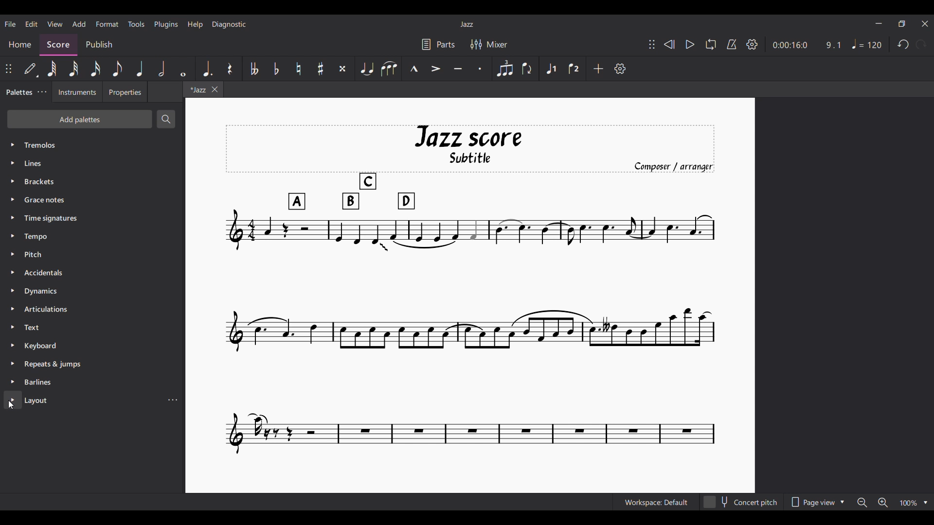 This screenshot has width=934, height=525. What do you see at coordinates (83, 400) in the screenshot?
I see `Layout, highlighted by cursor` at bounding box center [83, 400].